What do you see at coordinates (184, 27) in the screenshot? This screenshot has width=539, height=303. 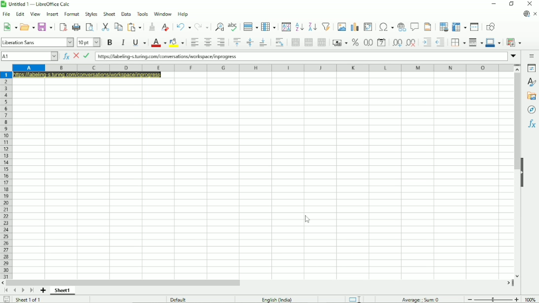 I see `Undo` at bounding box center [184, 27].